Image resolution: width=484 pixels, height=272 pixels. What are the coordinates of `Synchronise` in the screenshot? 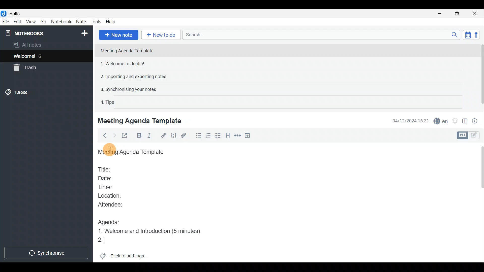 It's located at (46, 252).